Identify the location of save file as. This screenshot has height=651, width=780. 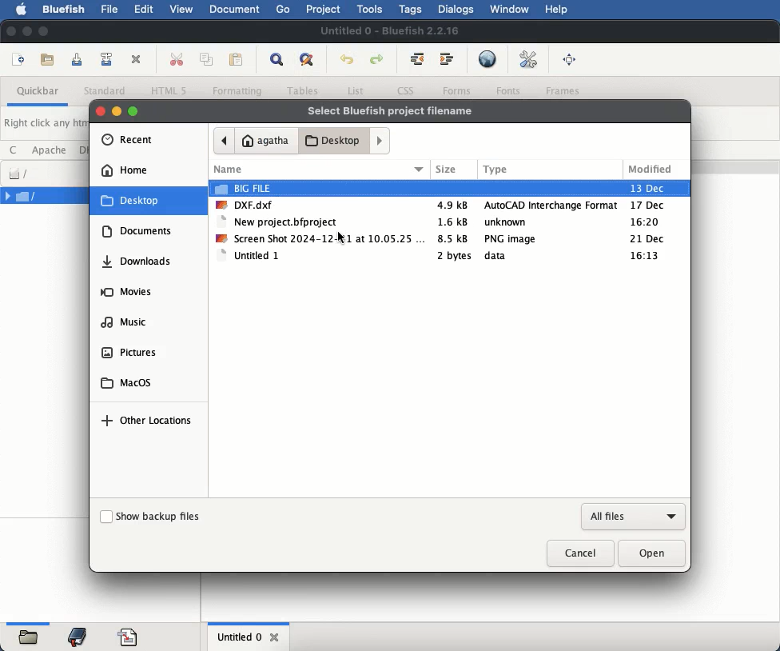
(108, 59).